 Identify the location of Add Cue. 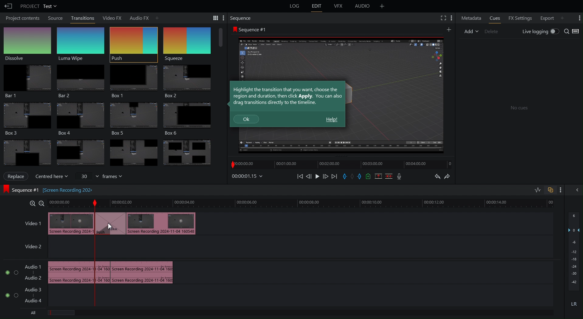
(368, 177).